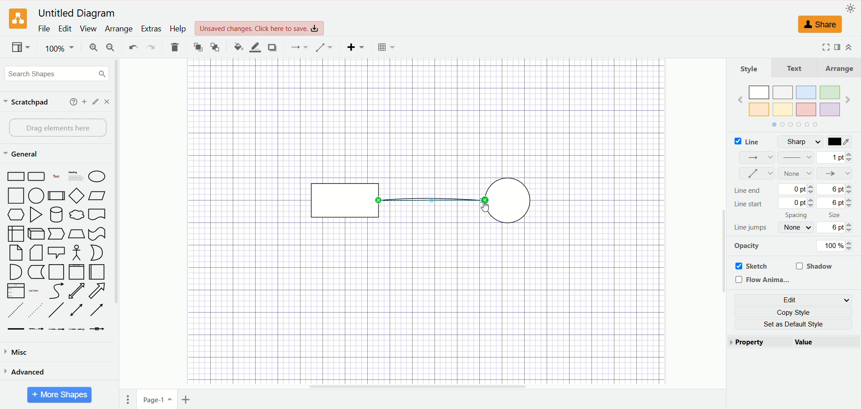 This screenshot has width=861, height=409. Describe the element at coordinates (422, 387) in the screenshot. I see `horizontal scroll bar` at that location.